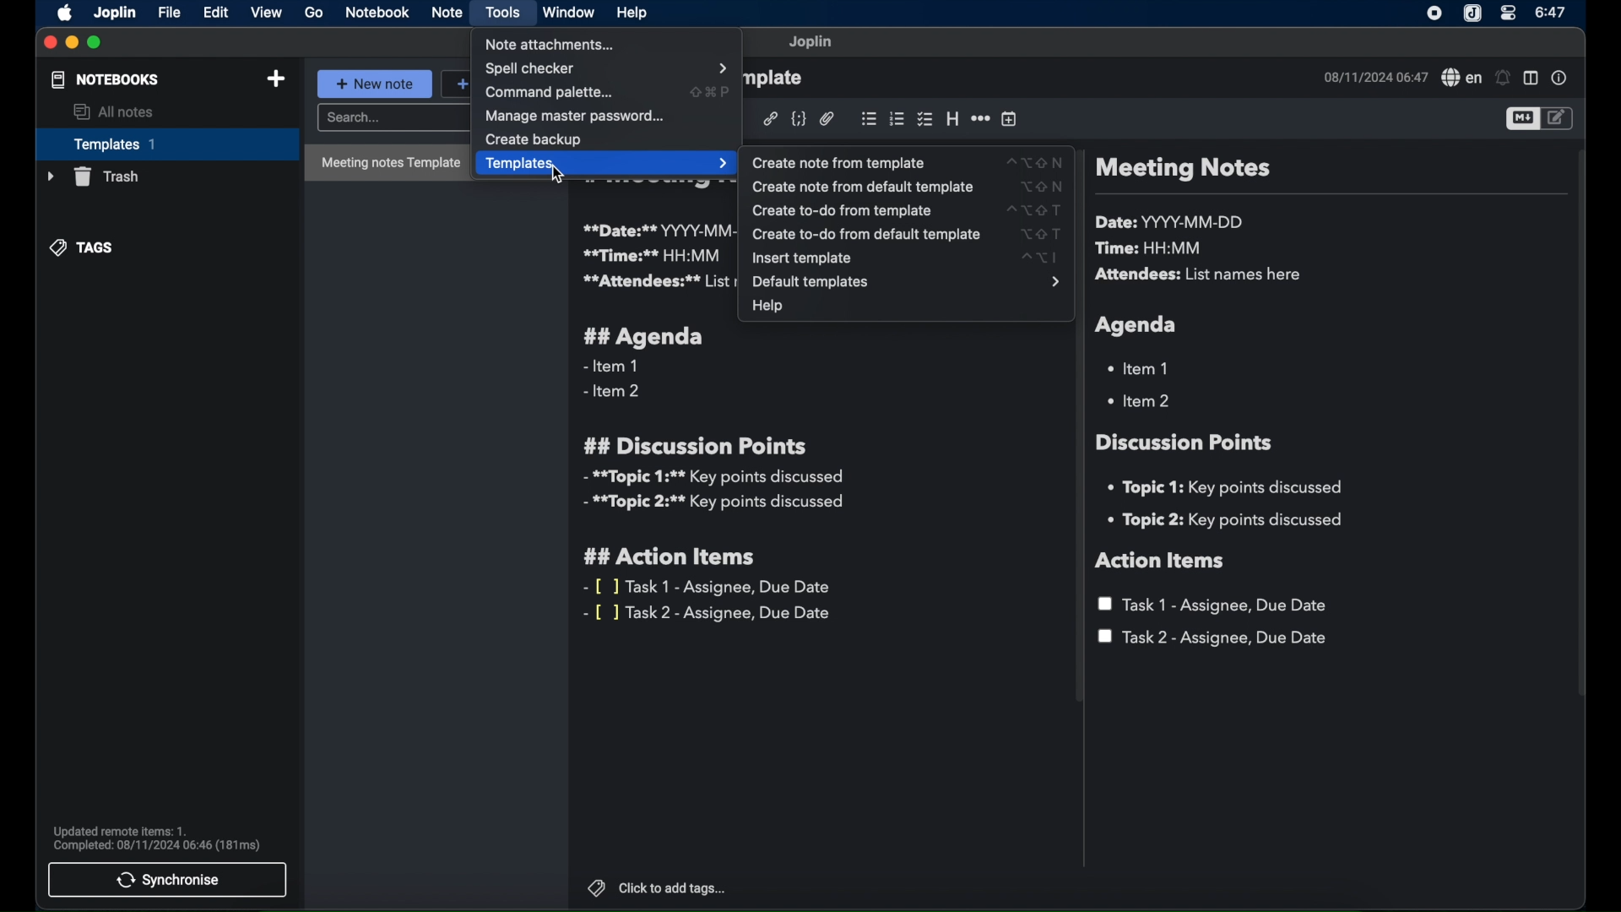 This screenshot has height=912, width=1621. I want to click on spell checker, so click(1460, 79).